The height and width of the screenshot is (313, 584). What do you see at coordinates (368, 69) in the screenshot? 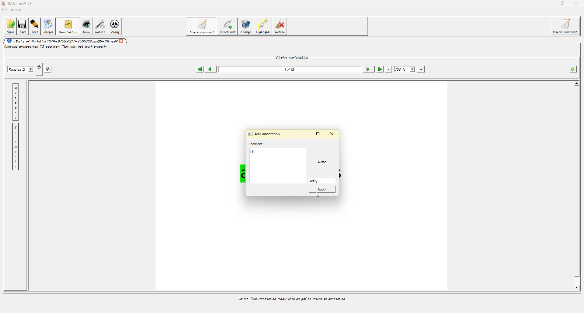
I see `next page` at bounding box center [368, 69].